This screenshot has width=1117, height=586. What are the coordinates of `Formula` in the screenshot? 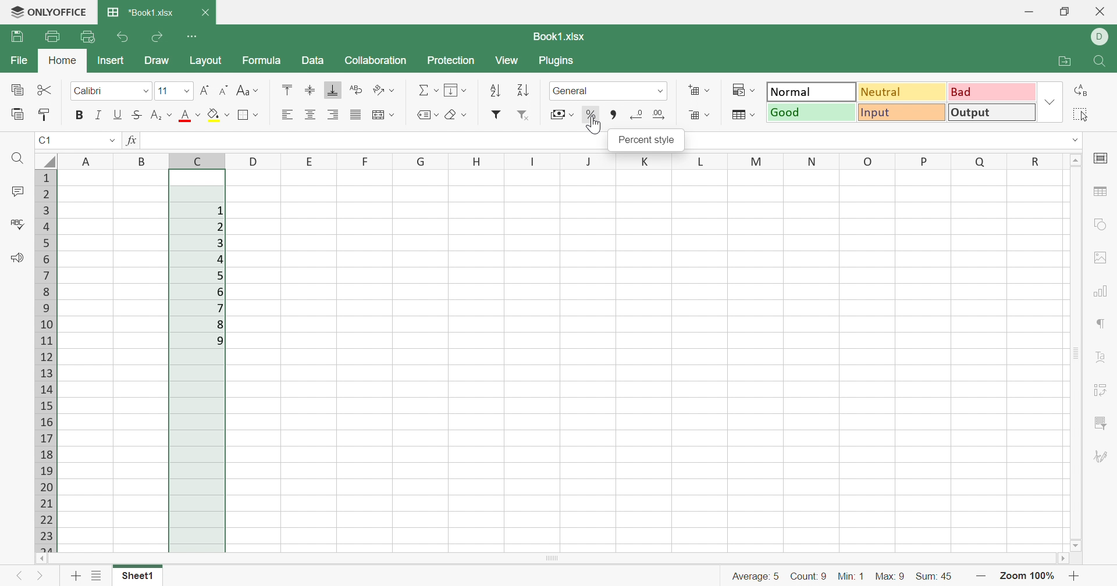 It's located at (266, 62).